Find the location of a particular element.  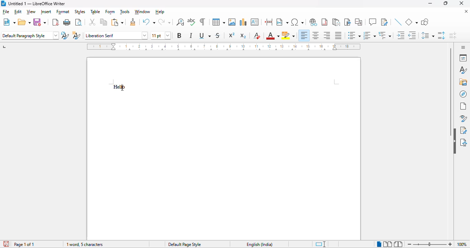

zoom in is located at coordinates (450, 244).